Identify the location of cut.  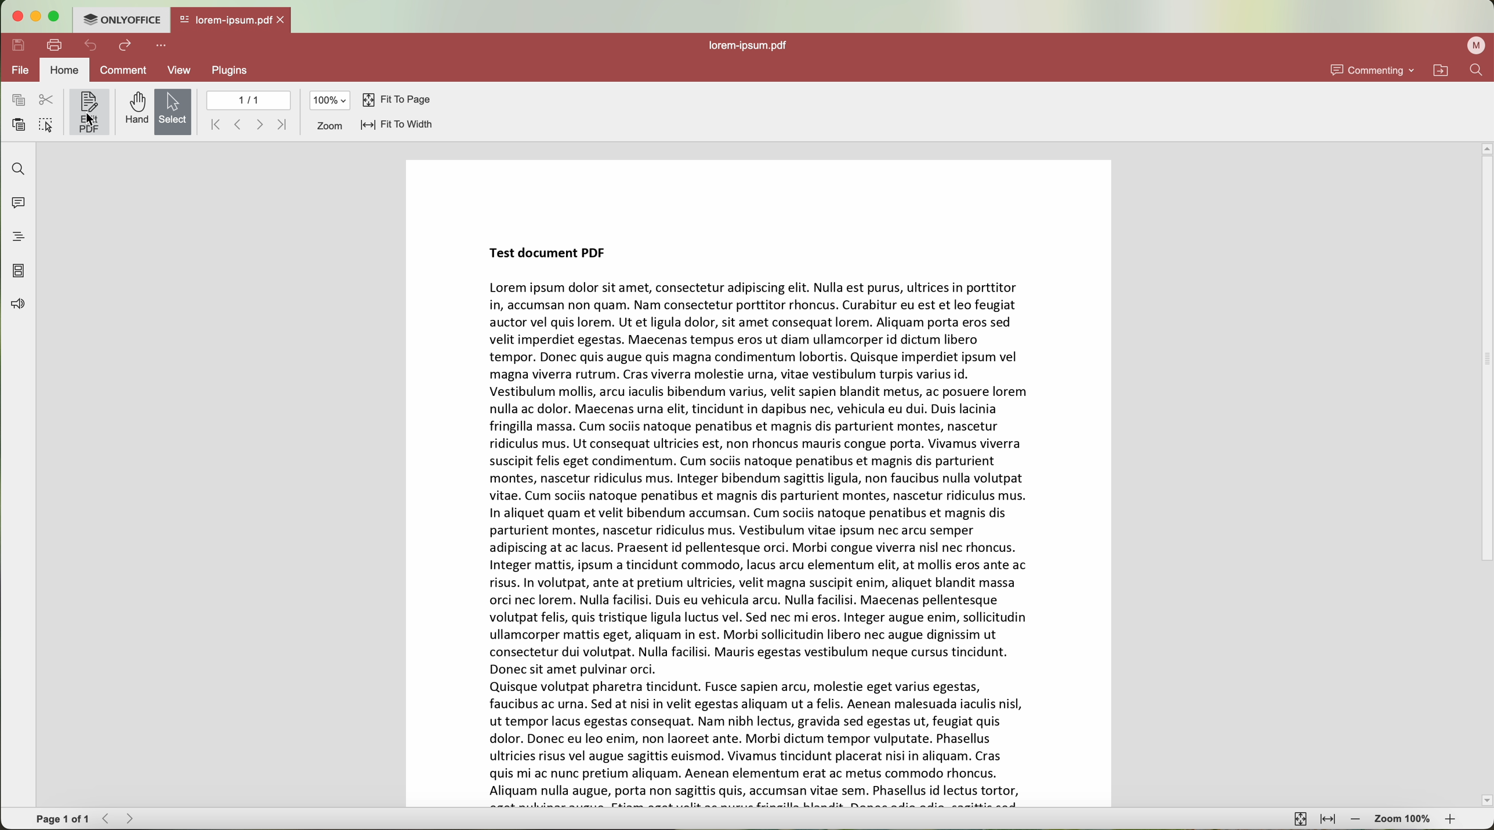
(49, 100).